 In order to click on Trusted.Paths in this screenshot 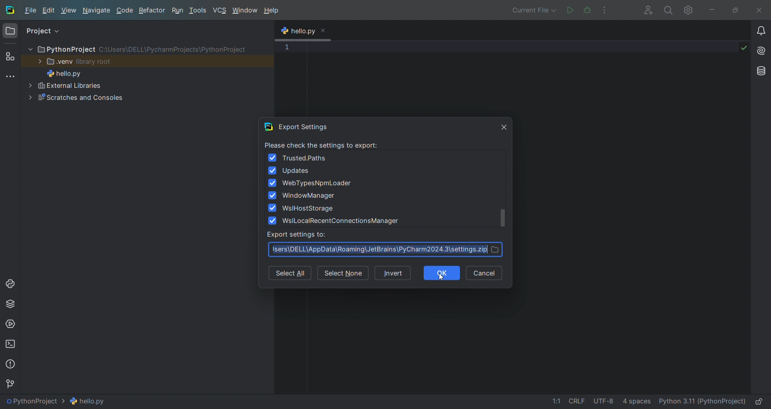, I will do `click(305, 159)`.